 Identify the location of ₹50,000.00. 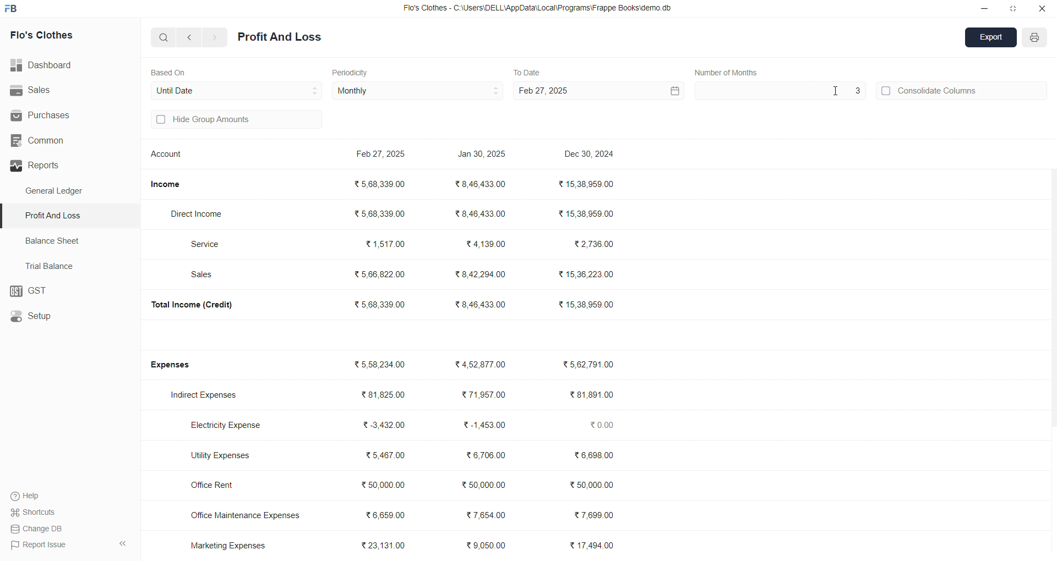
(593, 486).